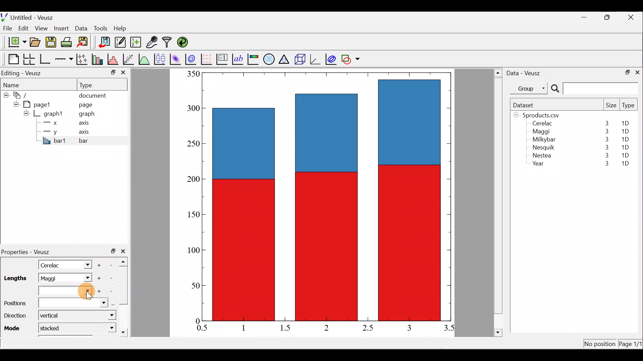  Describe the element at coordinates (184, 42) in the screenshot. I see `Reload linked datasets` at that location.